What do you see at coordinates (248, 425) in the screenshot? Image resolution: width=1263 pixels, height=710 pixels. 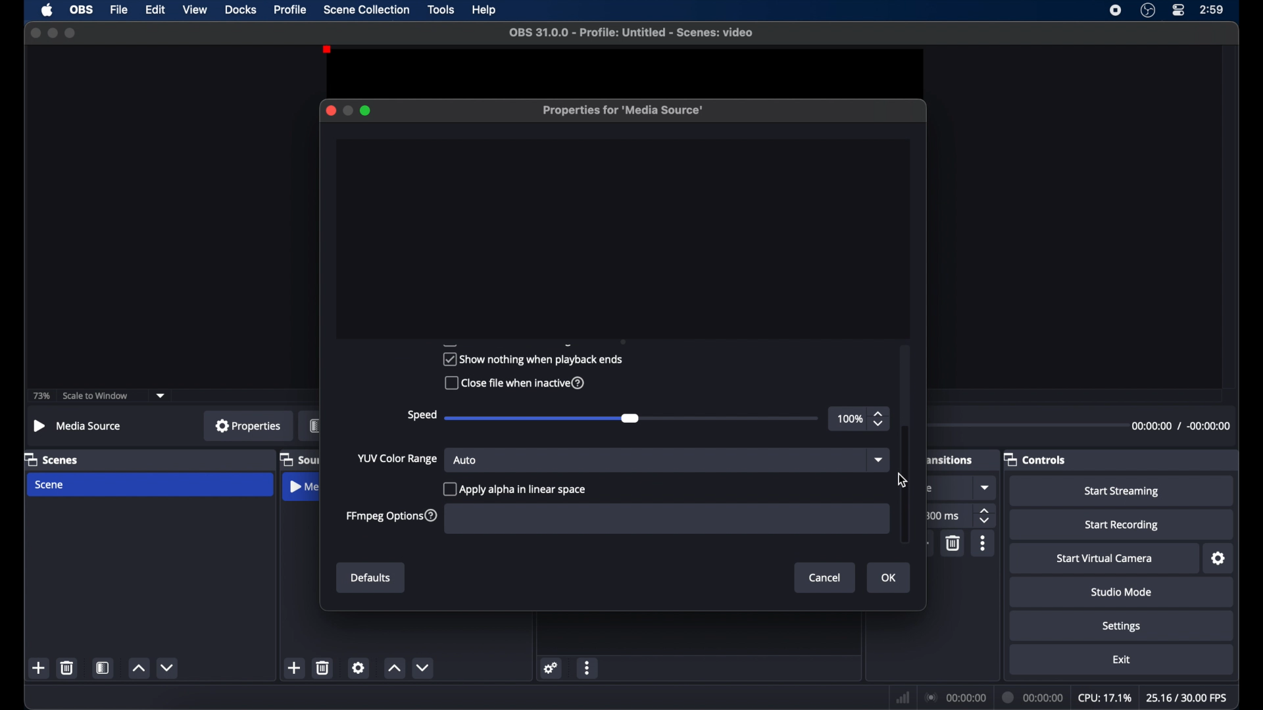 I see `properties` at bounding box center [248, 425].